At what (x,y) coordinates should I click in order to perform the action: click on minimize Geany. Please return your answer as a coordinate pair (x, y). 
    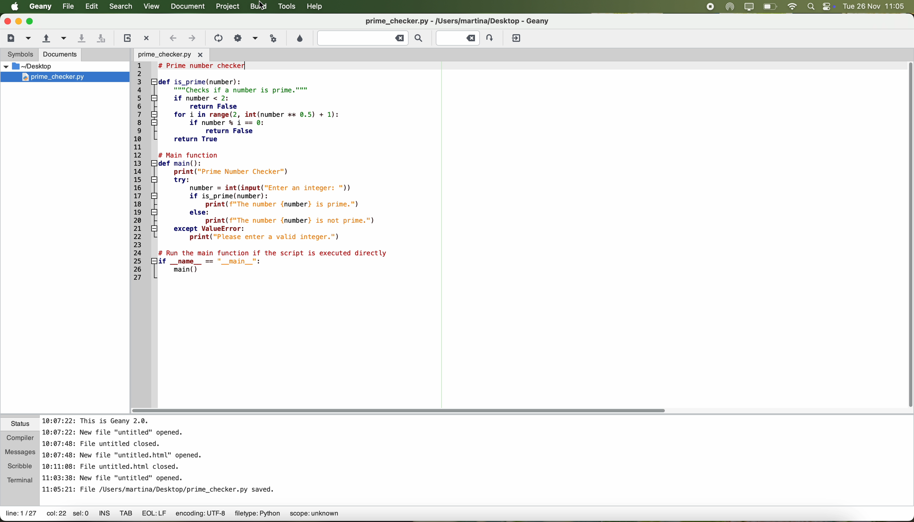
    Looking at the image, I should click on (19, 21).